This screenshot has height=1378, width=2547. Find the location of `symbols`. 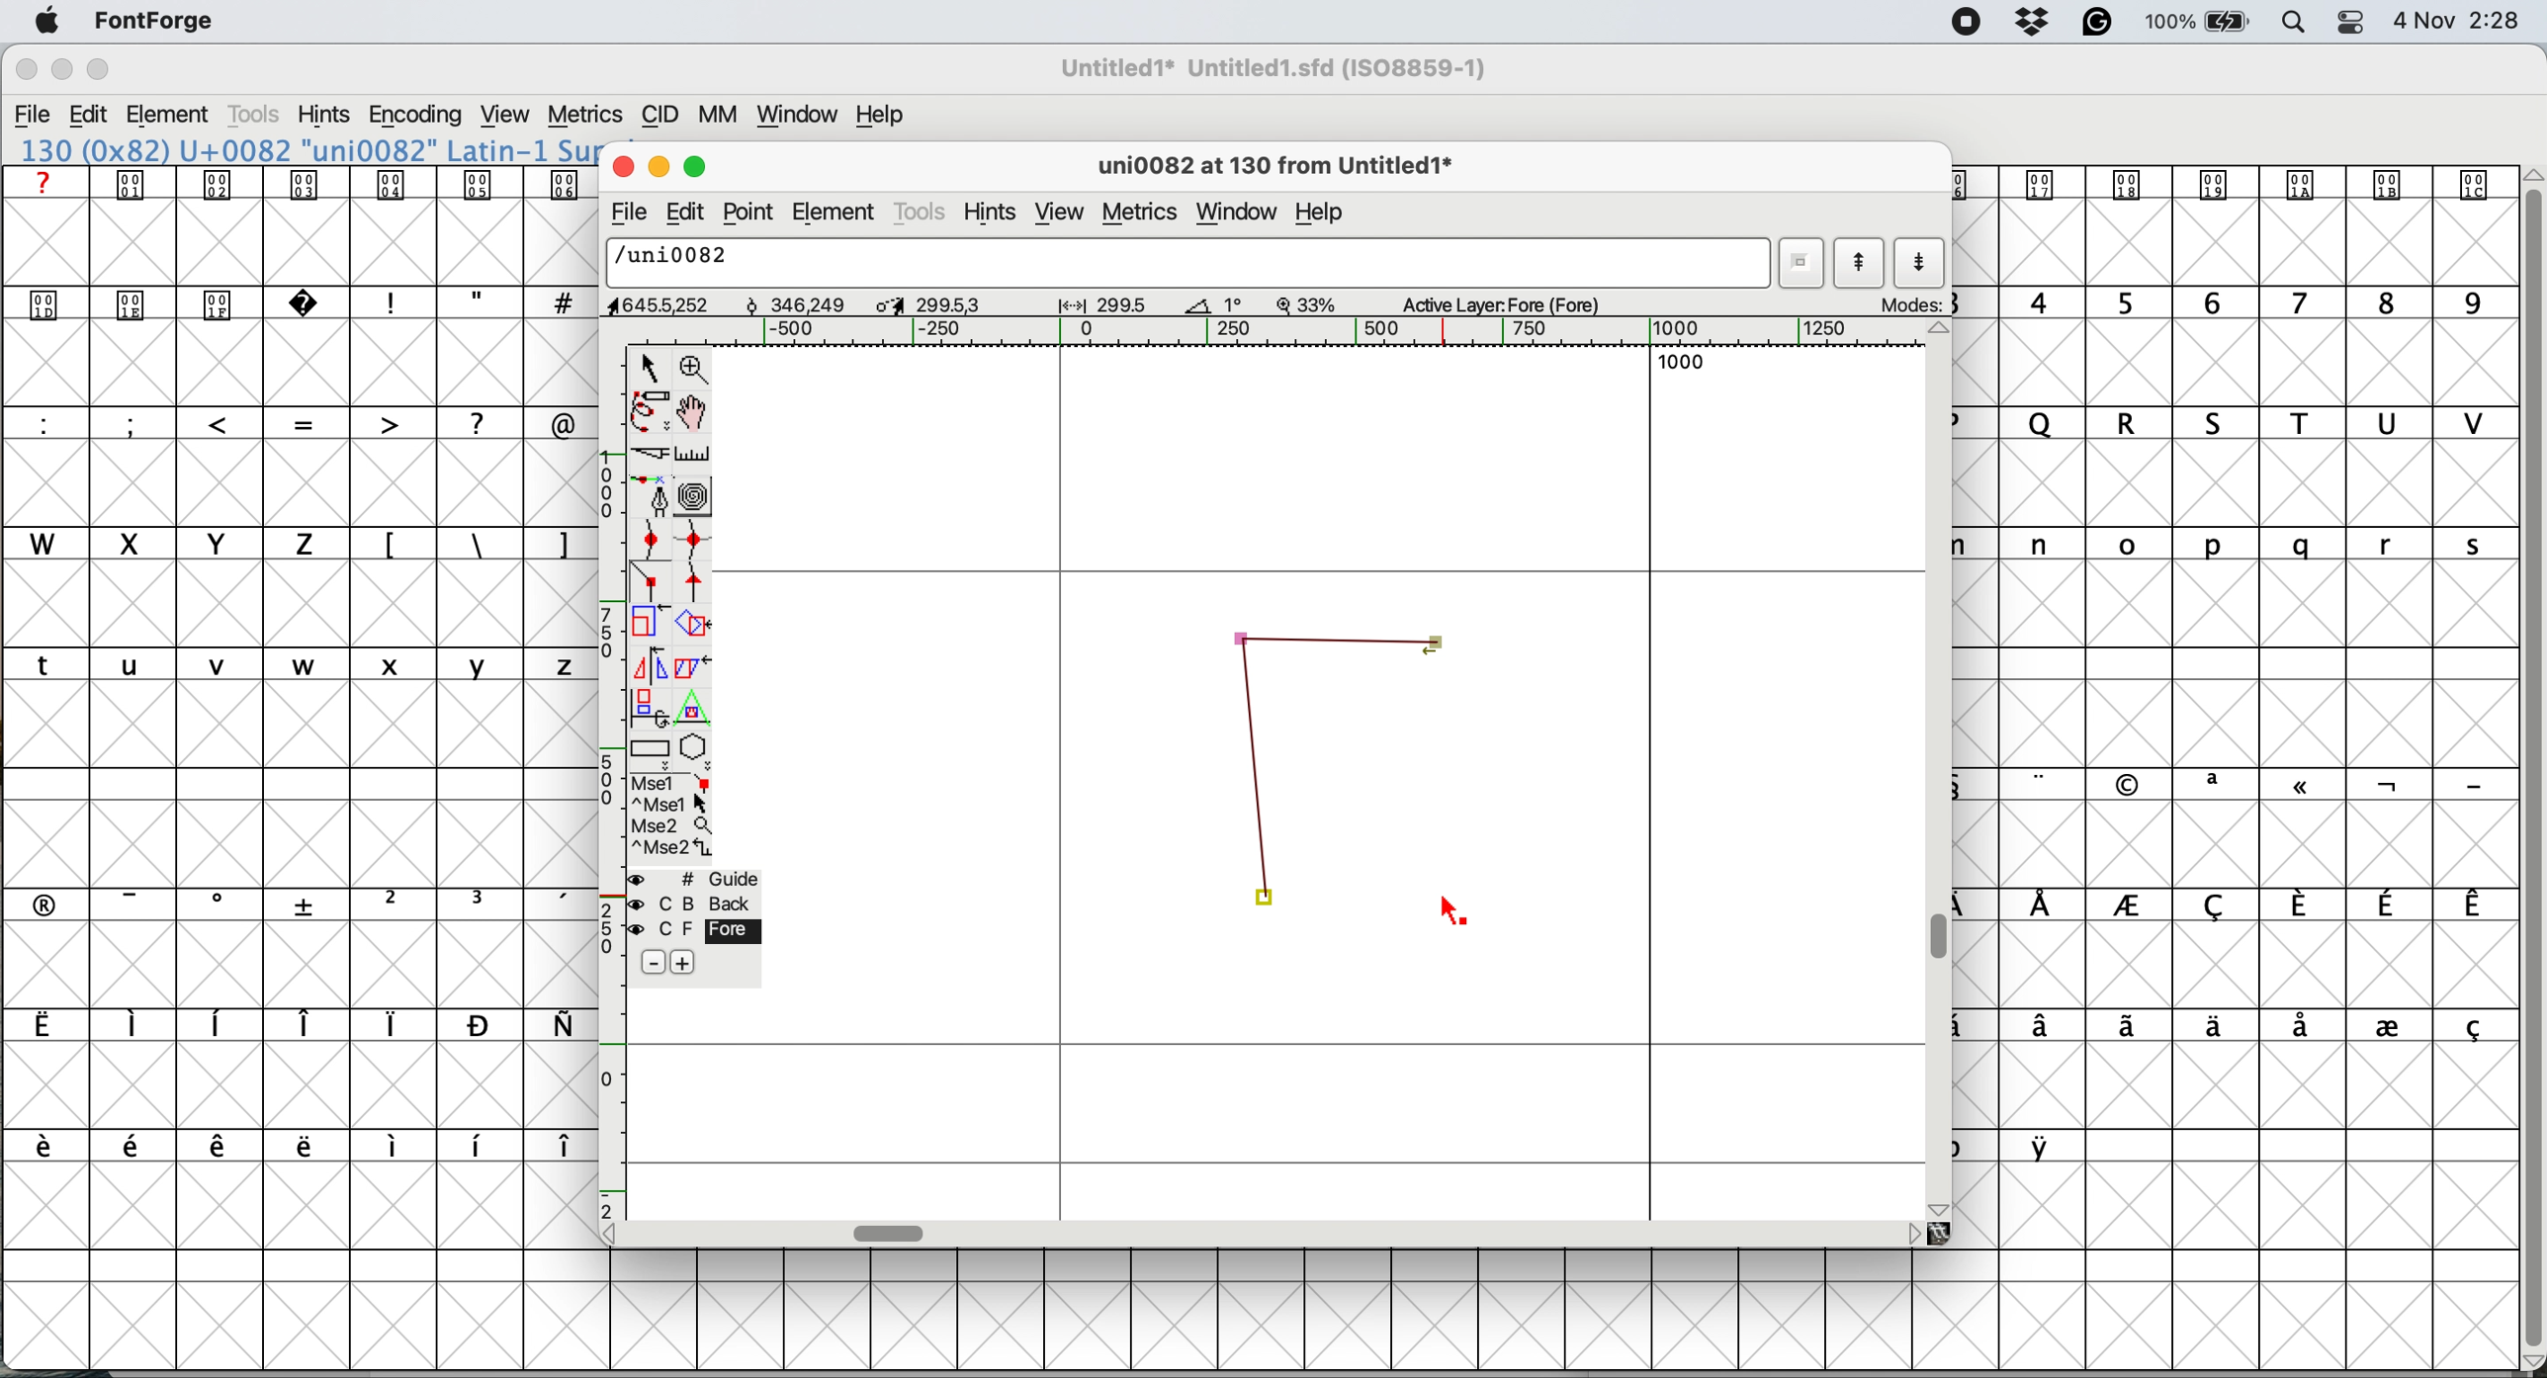

symbols is located at coordinates (477, 546).